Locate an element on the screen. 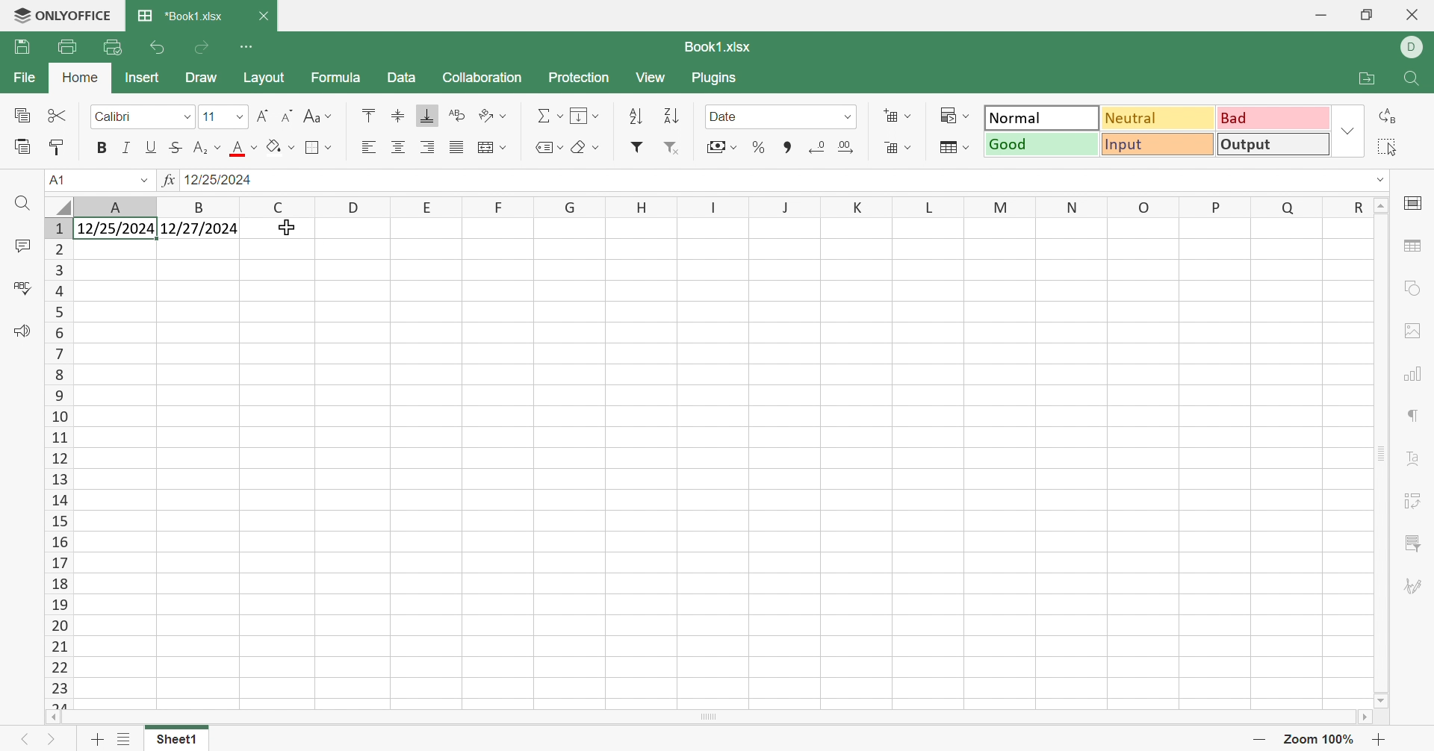 The image size is (1434, 751). Quick Print is located at coordinates (111, 46).